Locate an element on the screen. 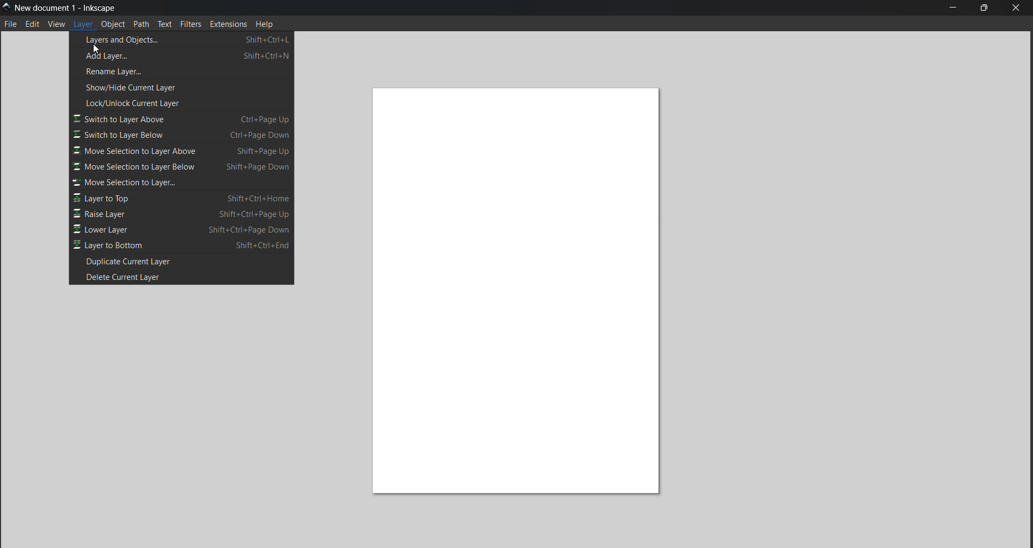 The width and height of the screenshot is (1033, 548). lower layer is located at coordinates (183, 228).